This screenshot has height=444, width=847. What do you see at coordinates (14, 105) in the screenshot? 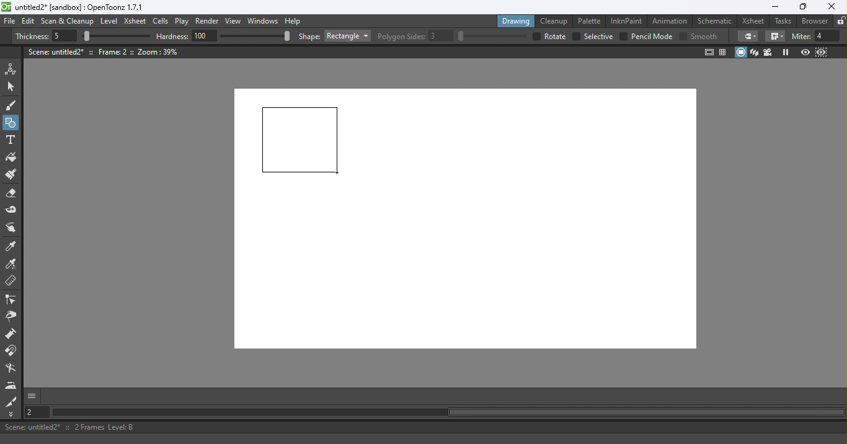
I see `Brush tool` at bounding box center [14, 105].